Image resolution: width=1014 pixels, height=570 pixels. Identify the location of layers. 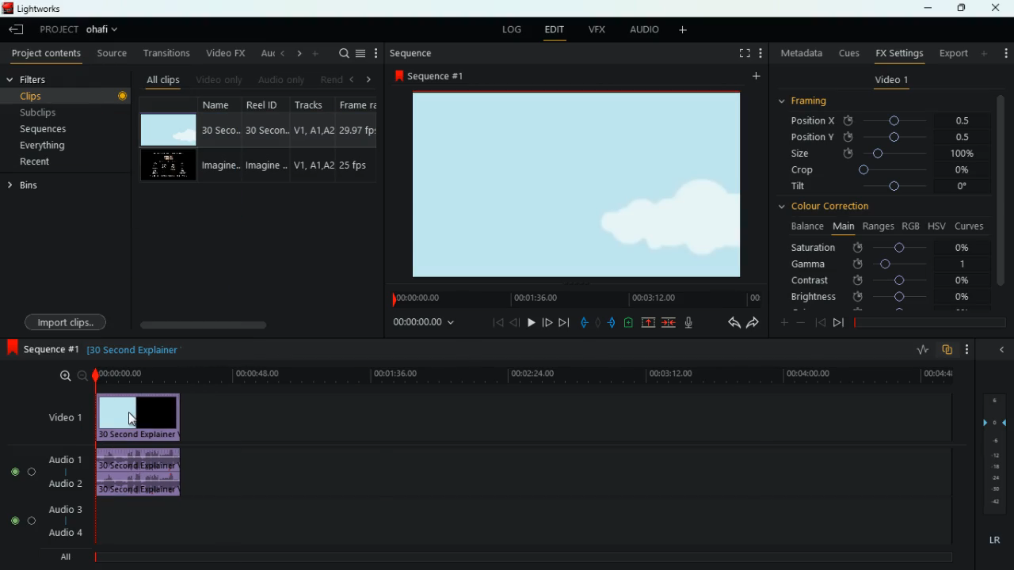
(993, 451).